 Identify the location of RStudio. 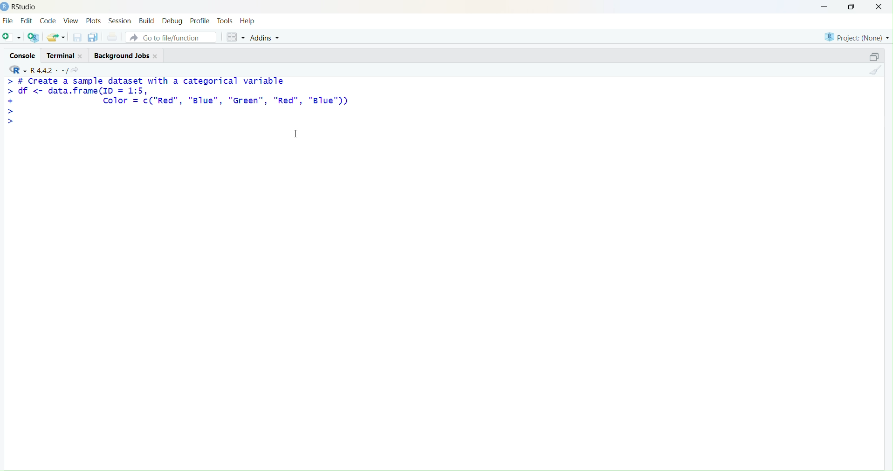
(25, 7).